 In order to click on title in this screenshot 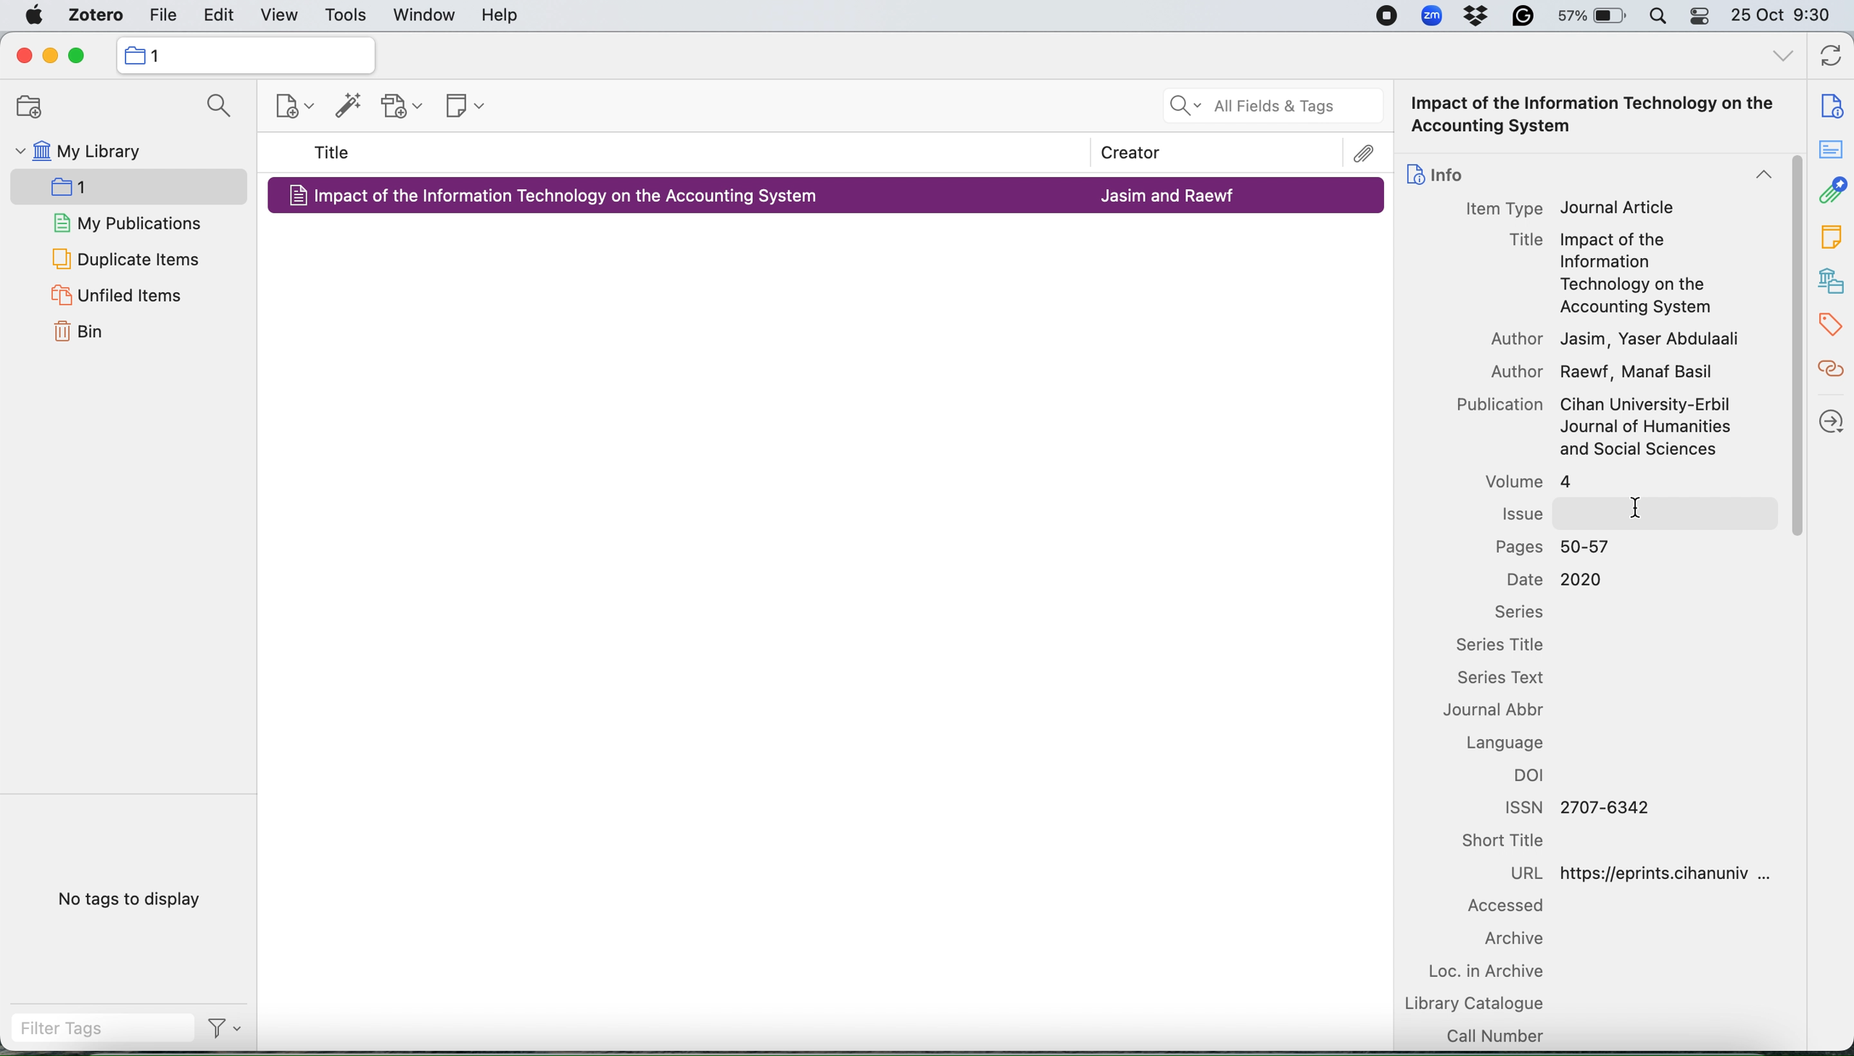, I will do `click(334, 152)`.